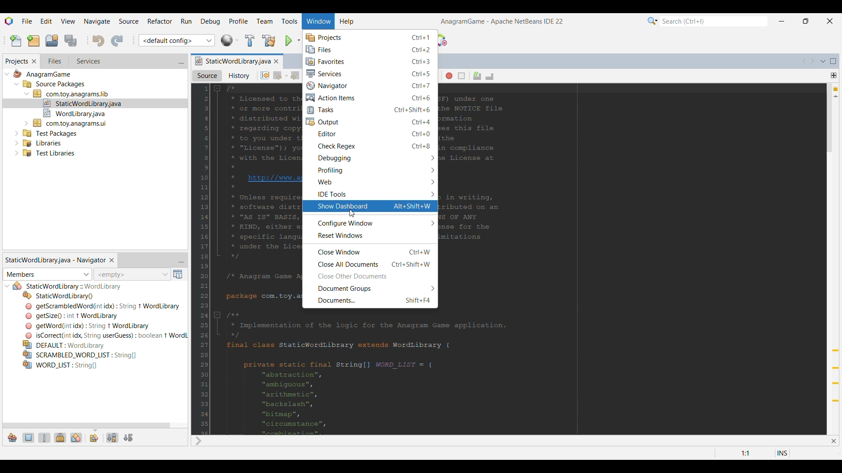  Describe the element at coordinates (9, 21) in the screenshot. I see `Software logo` at that location.